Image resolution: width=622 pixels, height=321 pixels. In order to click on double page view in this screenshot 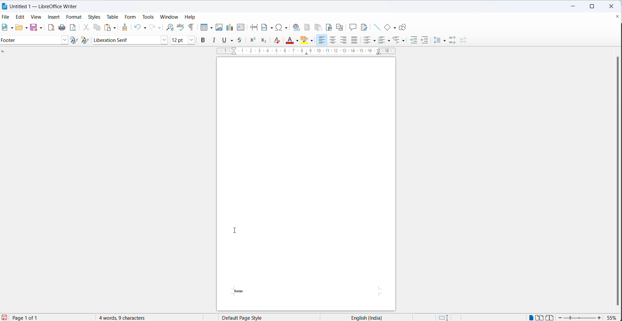, I will do `click(540, 317)`.